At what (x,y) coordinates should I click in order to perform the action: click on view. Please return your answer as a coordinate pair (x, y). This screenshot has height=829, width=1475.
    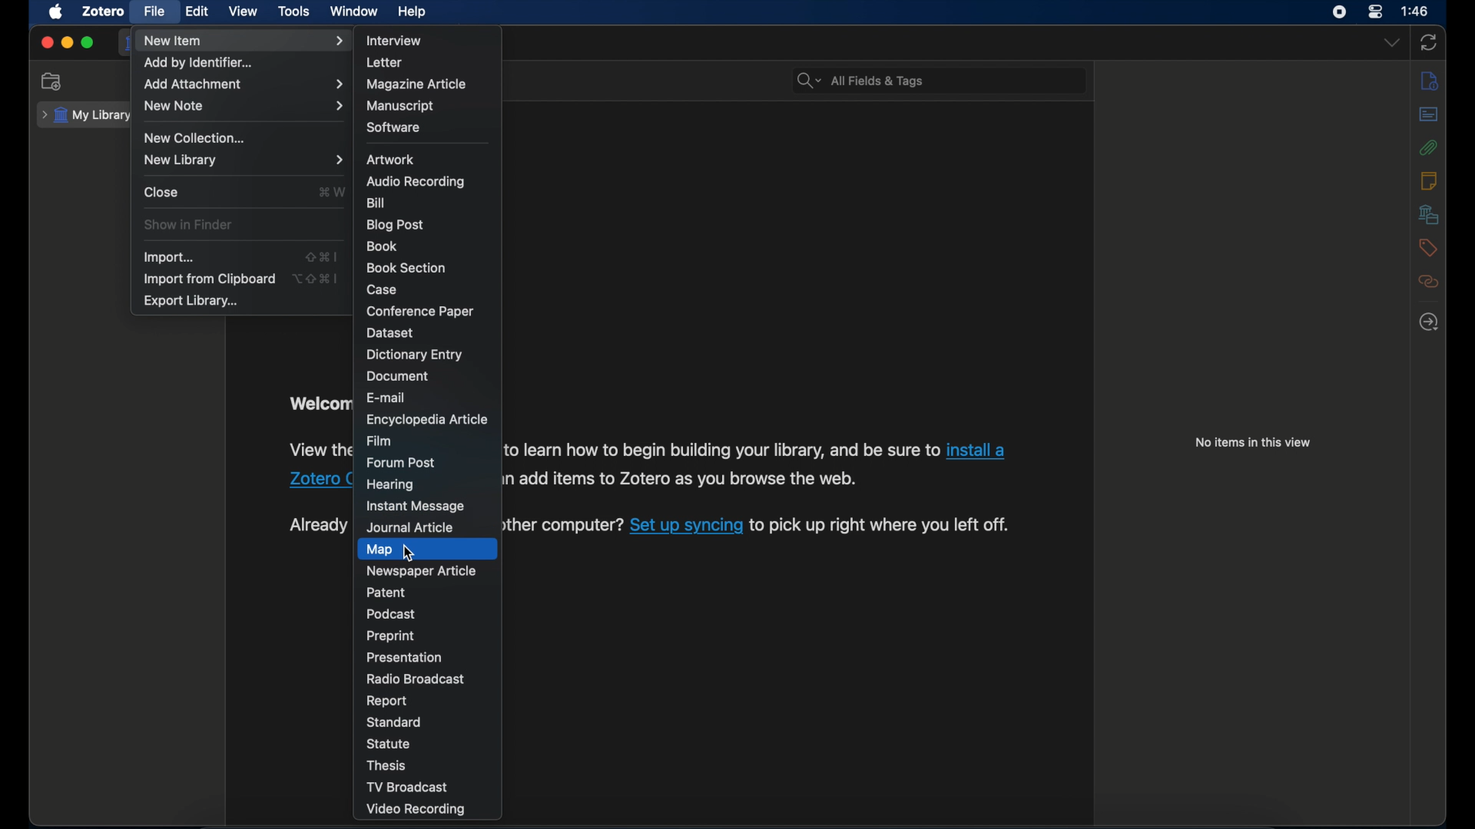
    Looking at the image, I should click on (244, 12).